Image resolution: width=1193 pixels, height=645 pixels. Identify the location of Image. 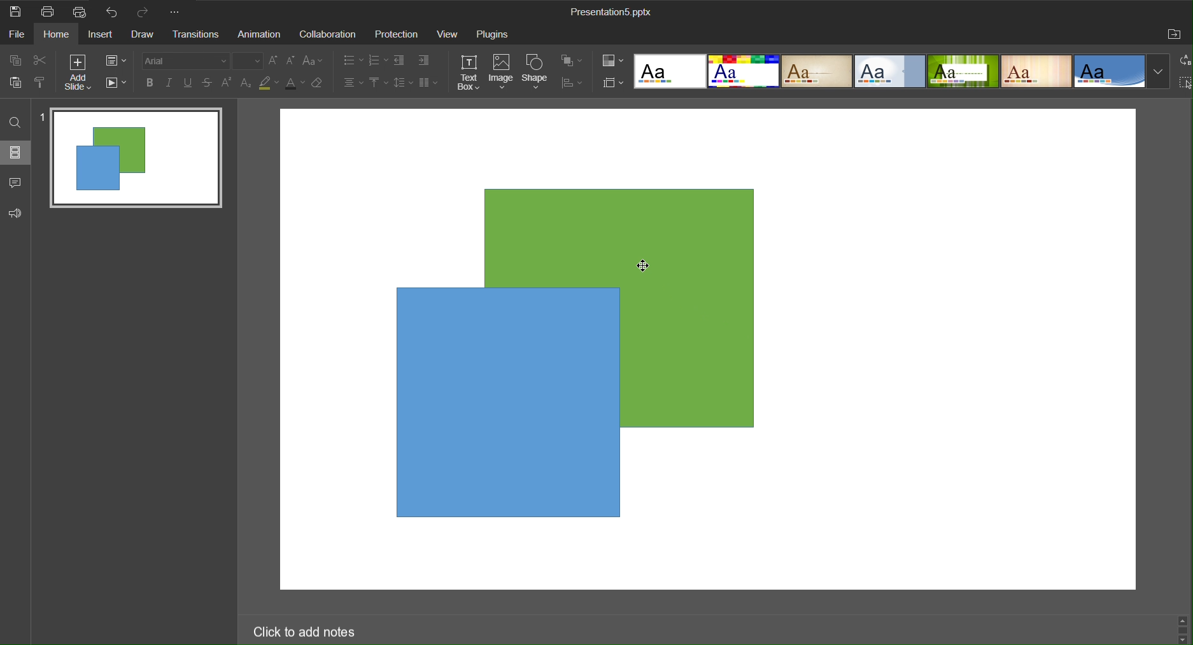
(502, 72).